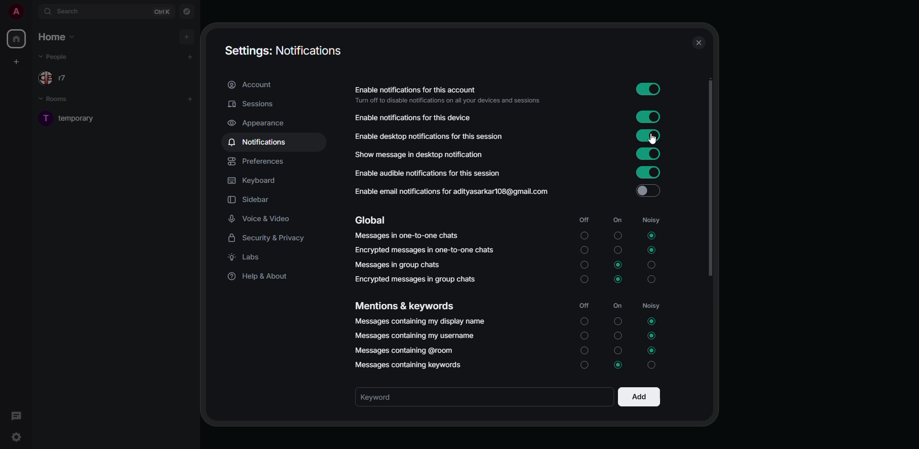 This screenshot has height=449, width=919. What do you see at coordinates (651, 250) in the screenshot?
I see `selected` at bounding box center [651, 250].